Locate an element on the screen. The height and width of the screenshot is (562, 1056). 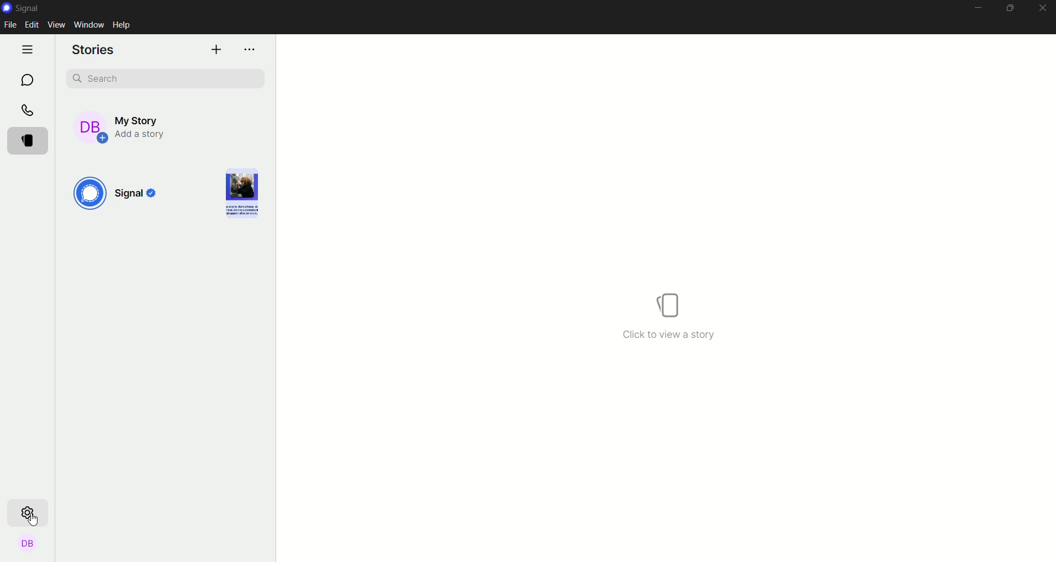
calls is located at coordinates (28, 110).